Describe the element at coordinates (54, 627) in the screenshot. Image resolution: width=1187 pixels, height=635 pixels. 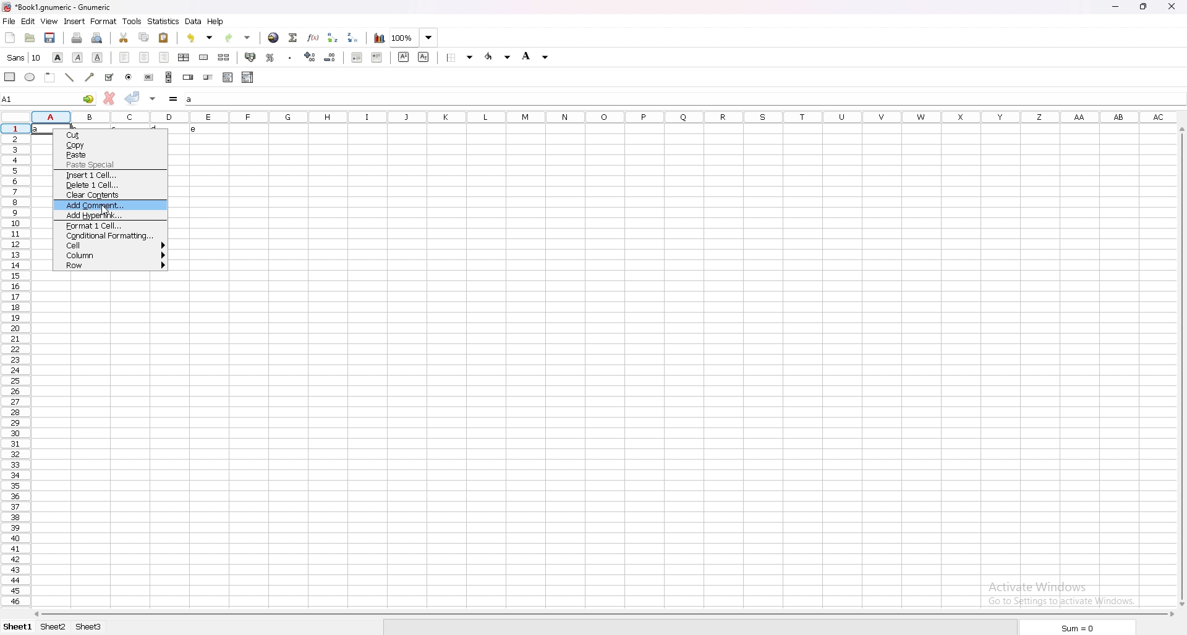
I see `sheet 2` at that location.